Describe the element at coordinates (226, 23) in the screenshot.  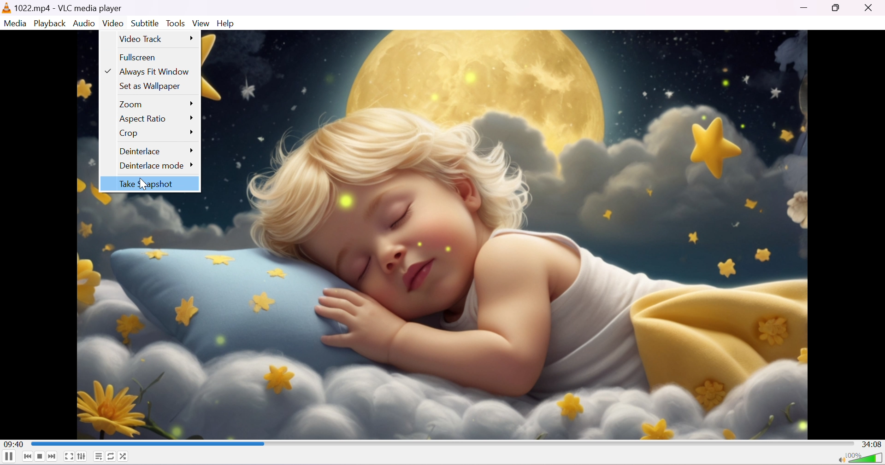
I see `Help` at that location.